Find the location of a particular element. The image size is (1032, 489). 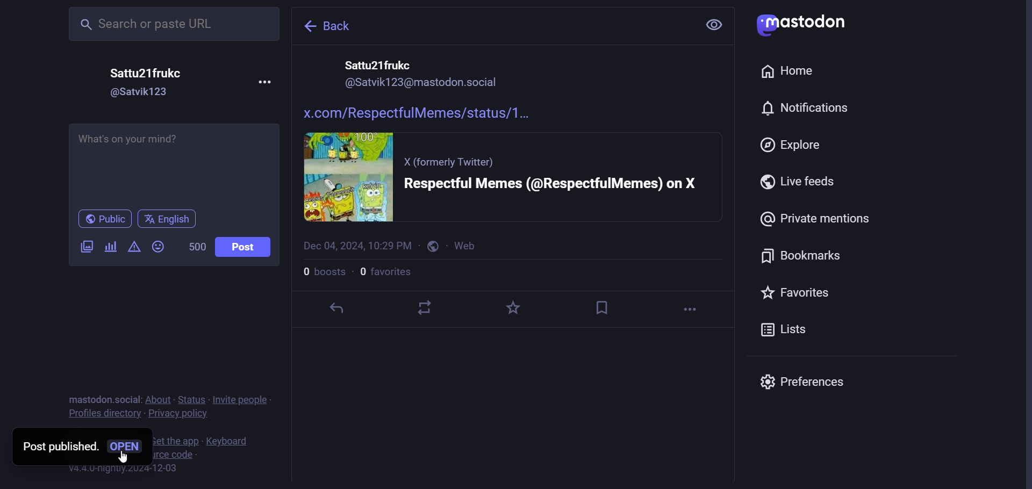

private mentions is located at coordinates (812, 219).